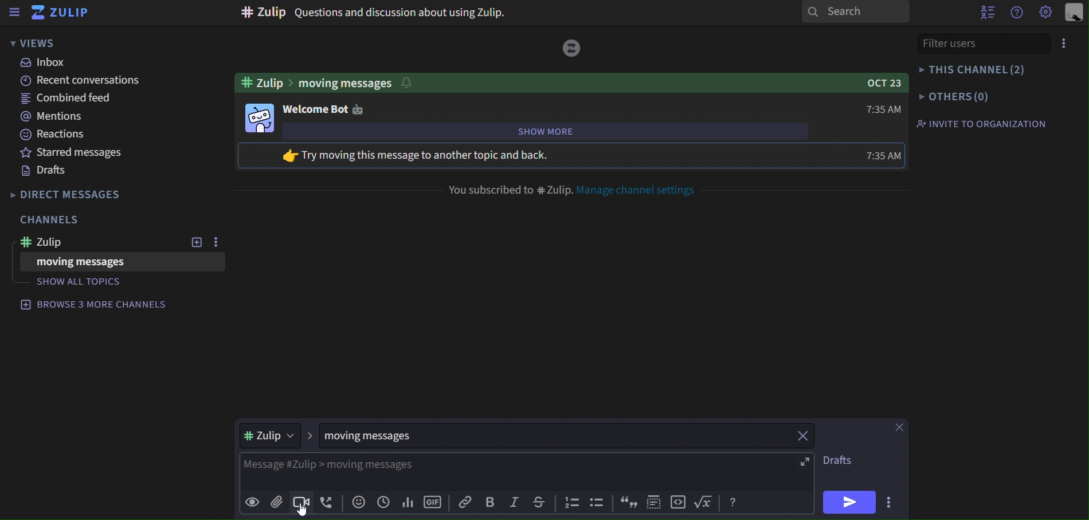 This screenshot has width=1089, height=520. What do you see at coordinates (323, 108) in the screenshot?
I see `welcome bot` at bounding box center [323, 108].